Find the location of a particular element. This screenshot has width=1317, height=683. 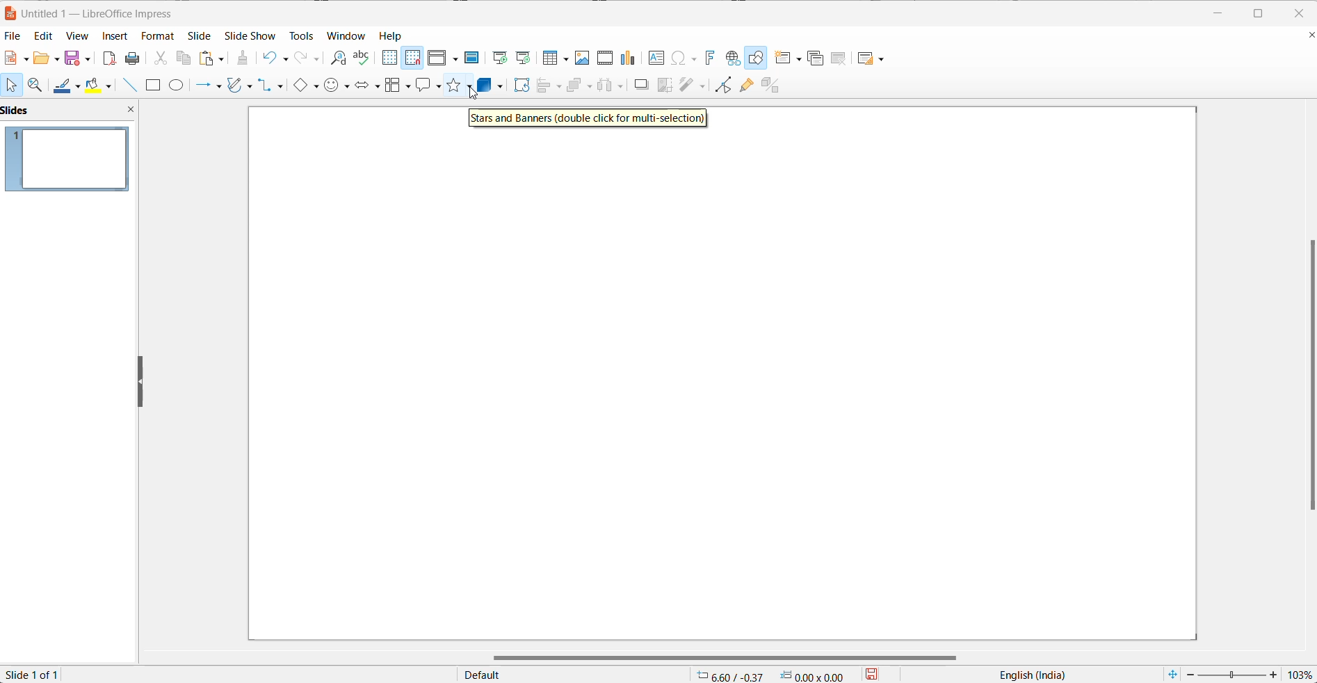

basic shapes is located at coordinates (308, 86).